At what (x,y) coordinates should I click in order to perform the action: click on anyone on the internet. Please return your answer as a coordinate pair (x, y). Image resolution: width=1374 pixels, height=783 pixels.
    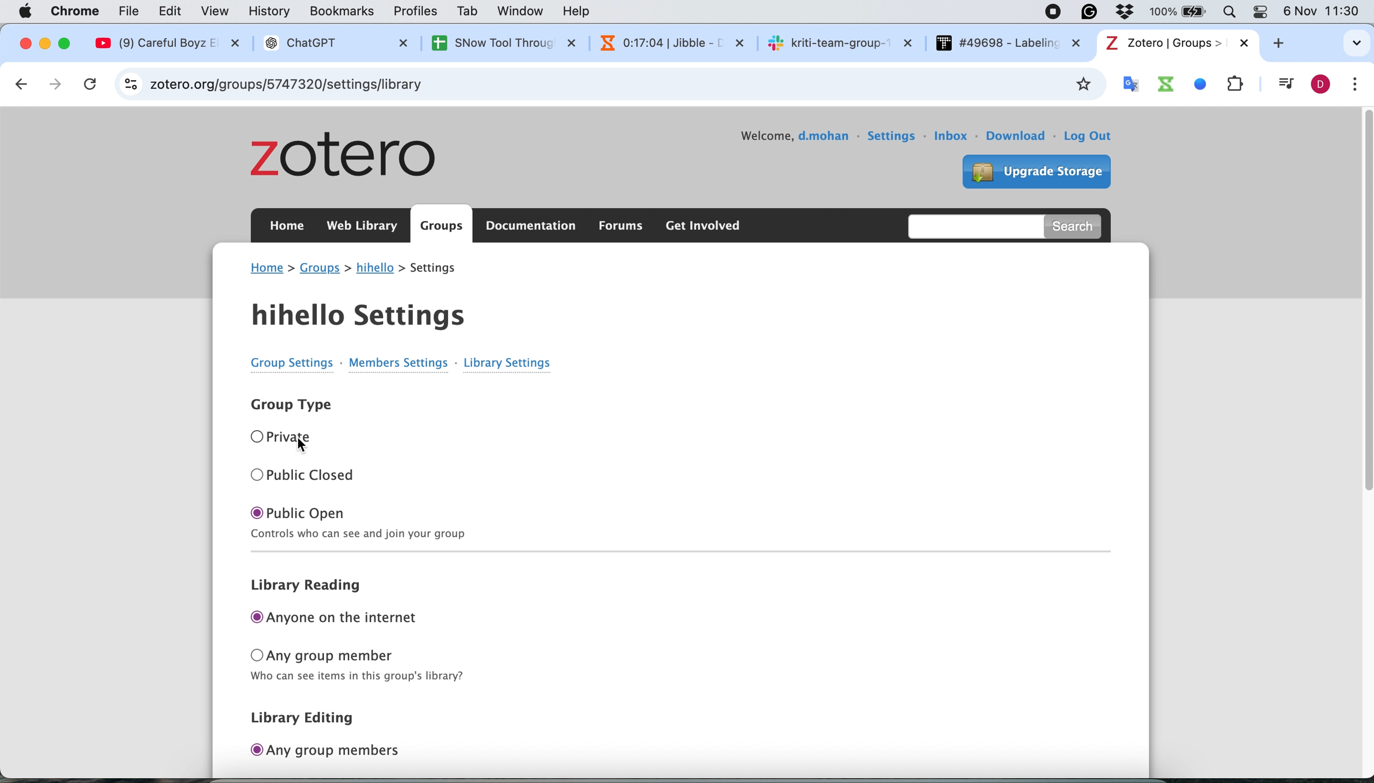
    Looking at the image, I should click on (343, 619).